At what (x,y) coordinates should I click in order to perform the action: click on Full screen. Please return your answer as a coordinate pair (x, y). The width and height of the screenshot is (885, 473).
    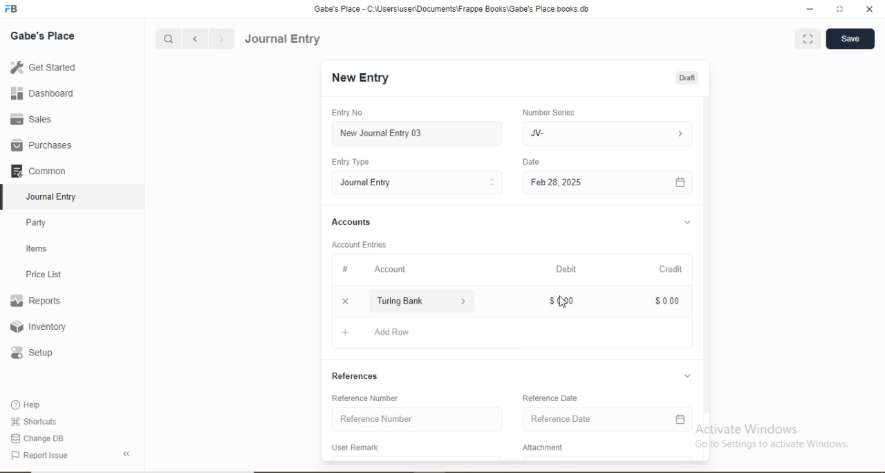
    Looking at the image, I should click on (808, 38).